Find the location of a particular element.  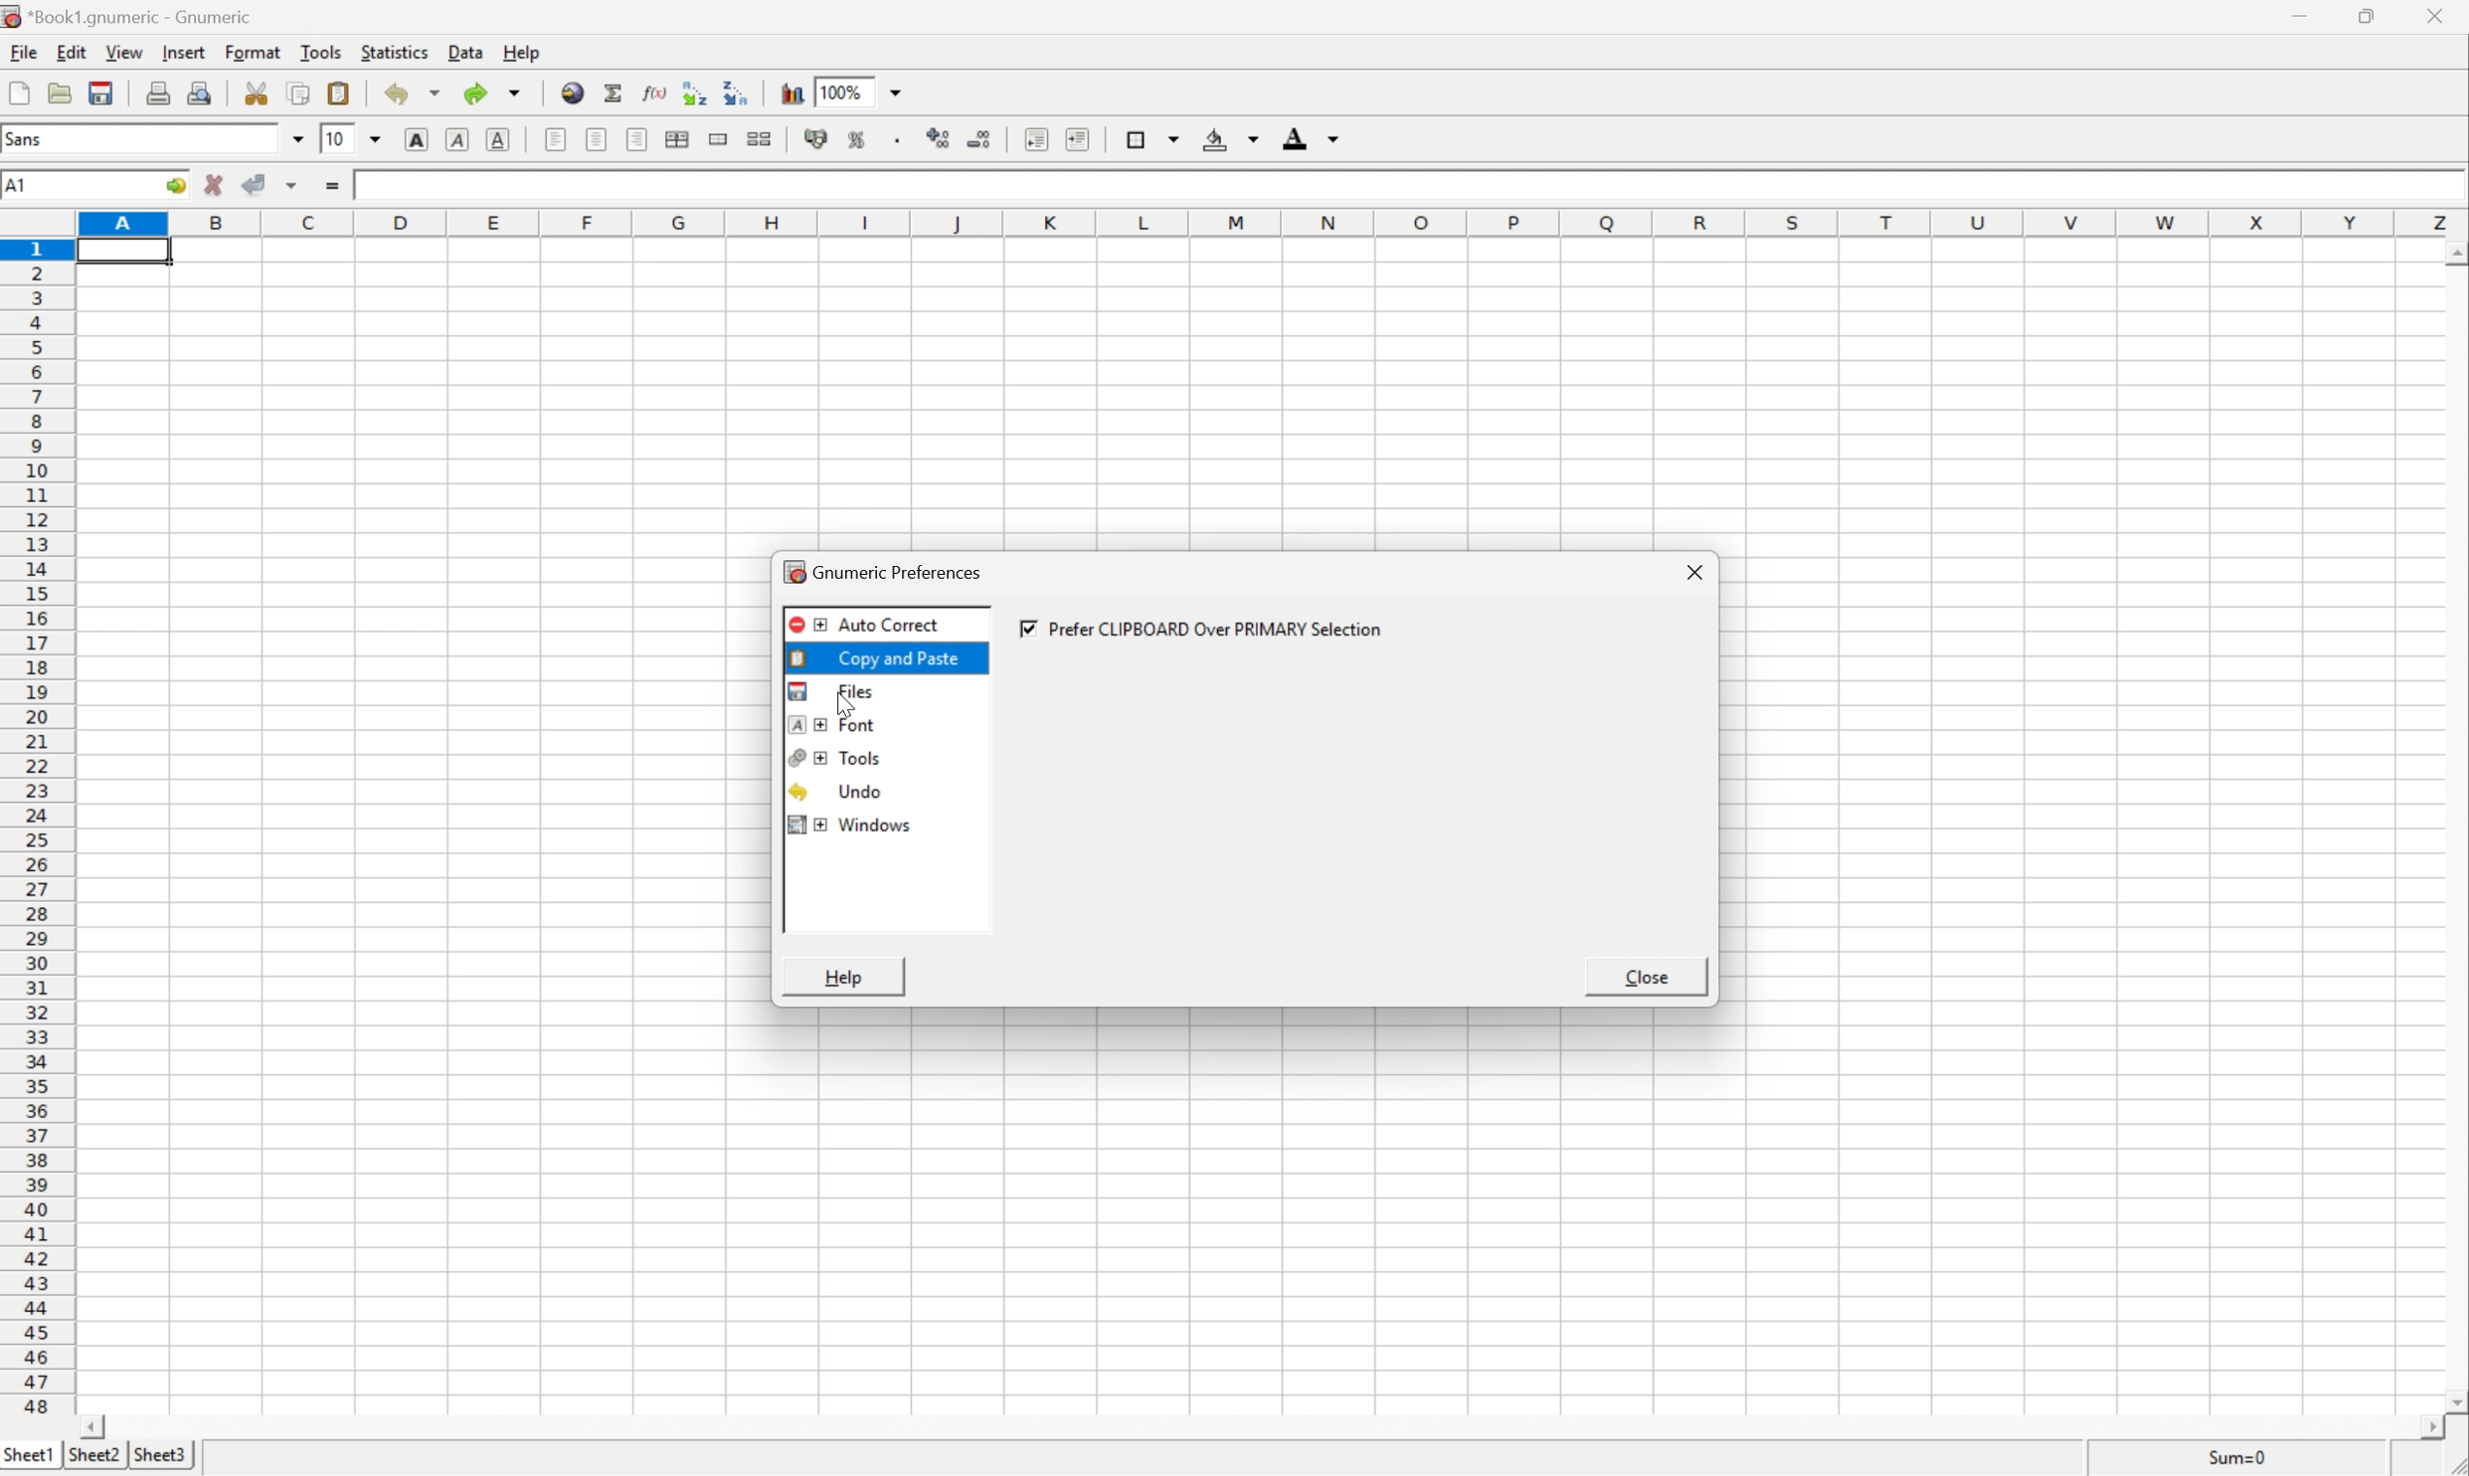

underline is located at coordinates (497, 138).